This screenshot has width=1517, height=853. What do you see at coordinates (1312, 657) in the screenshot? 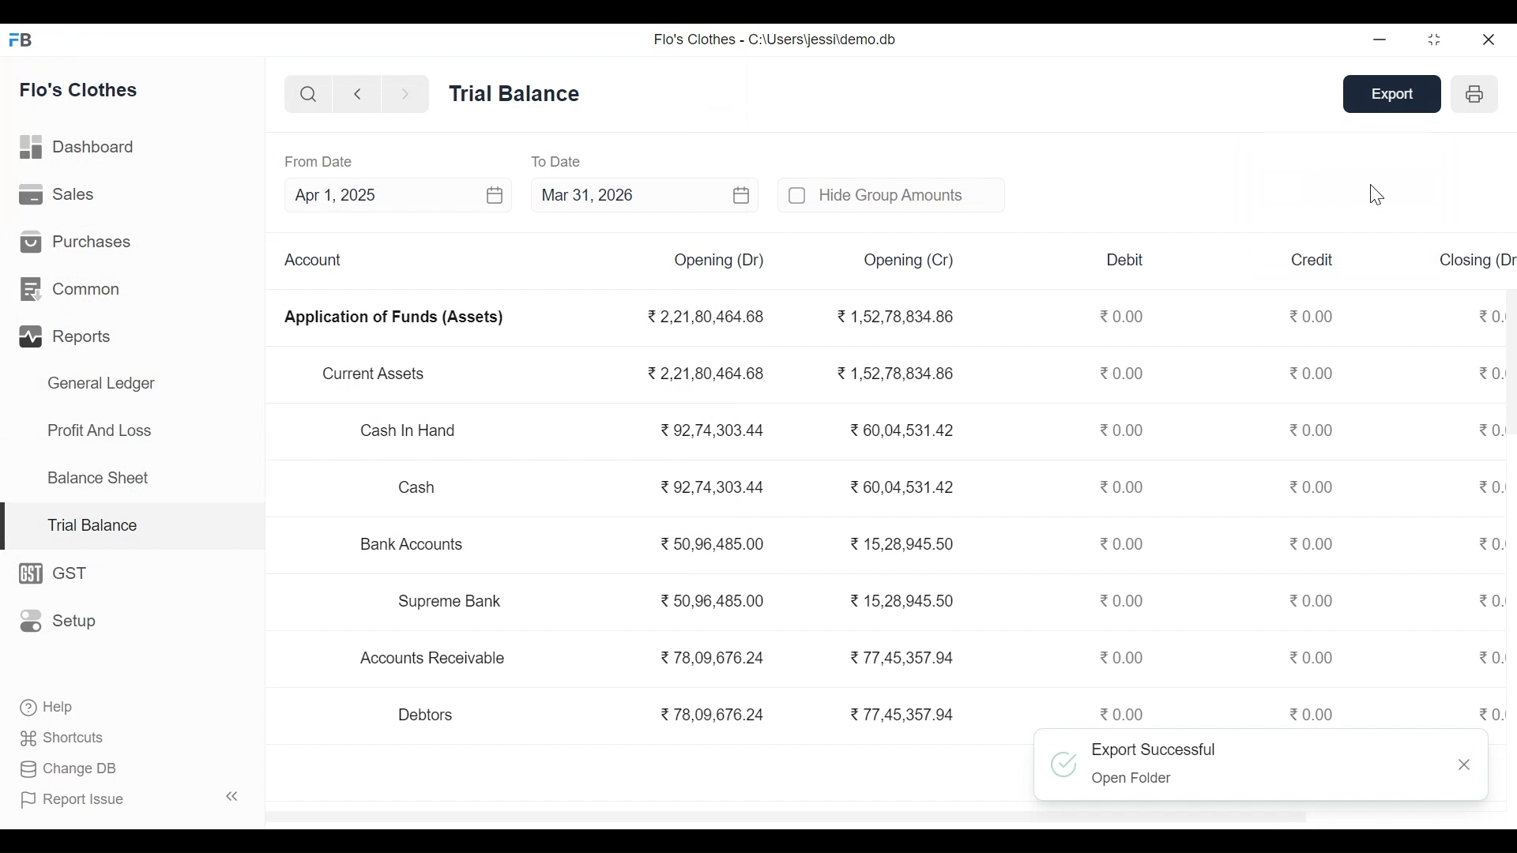
I see `0.00` at bounding box center [1312, 657].